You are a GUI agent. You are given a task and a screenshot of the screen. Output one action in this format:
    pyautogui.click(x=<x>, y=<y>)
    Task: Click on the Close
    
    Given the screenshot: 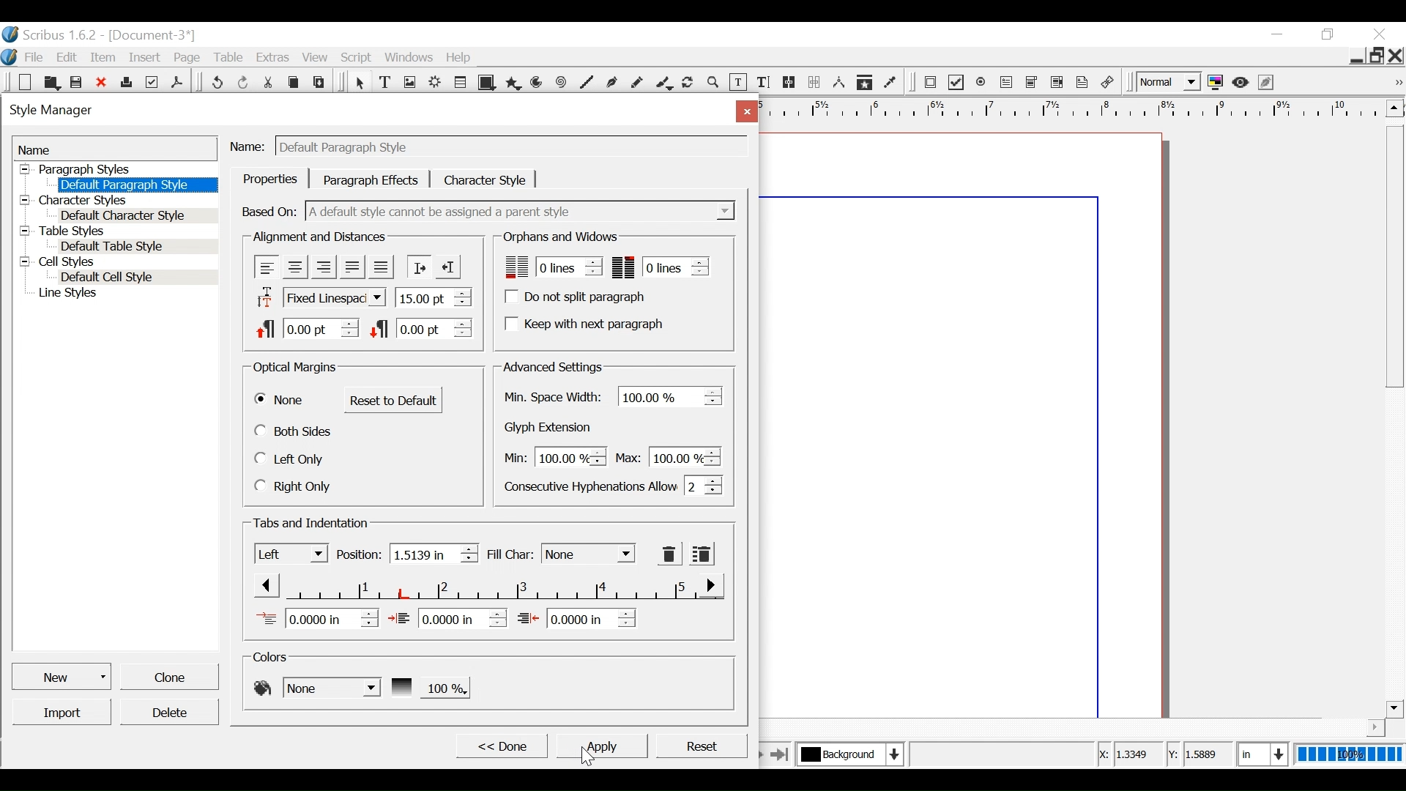 What is the action you would take?
    pyautogui.click(x=103, y=82)
    